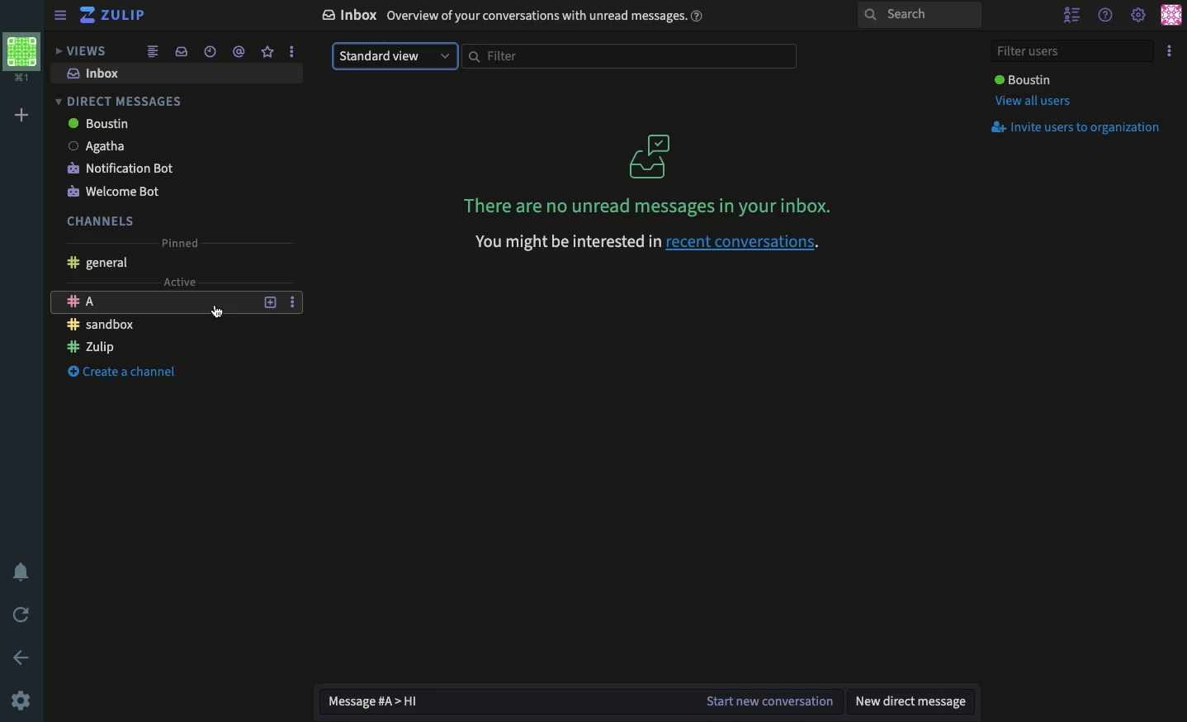 This screenshot has width=1187, height=722. Describe the element at coordinates (178, 193) in the screenshot. I see `Welcome bot` at that location.